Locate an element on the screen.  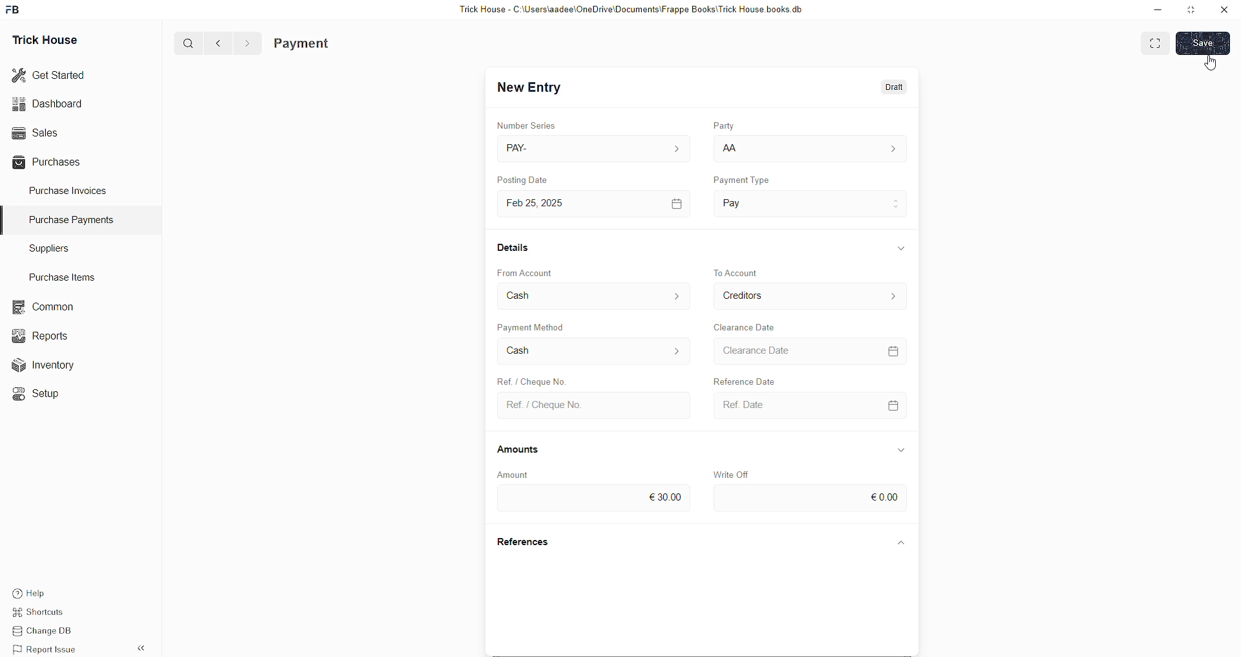
Write Off is located at coordinates (743, 473).